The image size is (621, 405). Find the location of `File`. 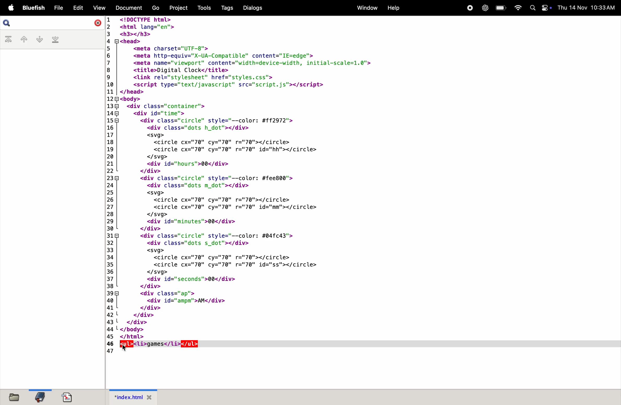

File is located at coordinates (59, 8).